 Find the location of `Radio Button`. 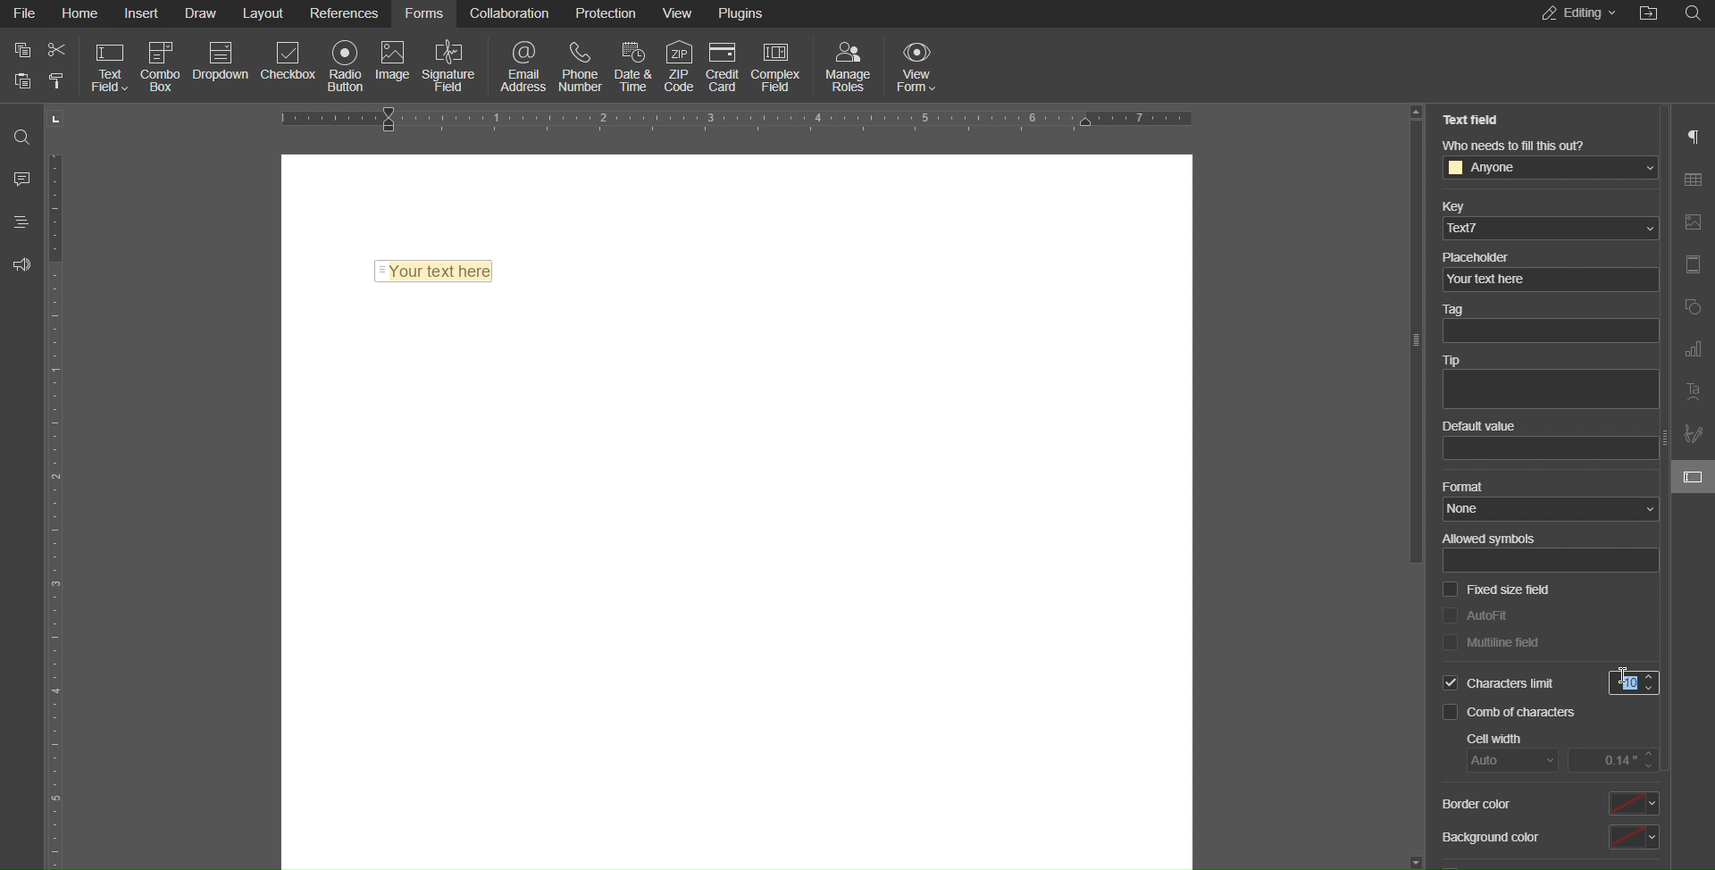

Radio Button is located at coordinates (351, 65).